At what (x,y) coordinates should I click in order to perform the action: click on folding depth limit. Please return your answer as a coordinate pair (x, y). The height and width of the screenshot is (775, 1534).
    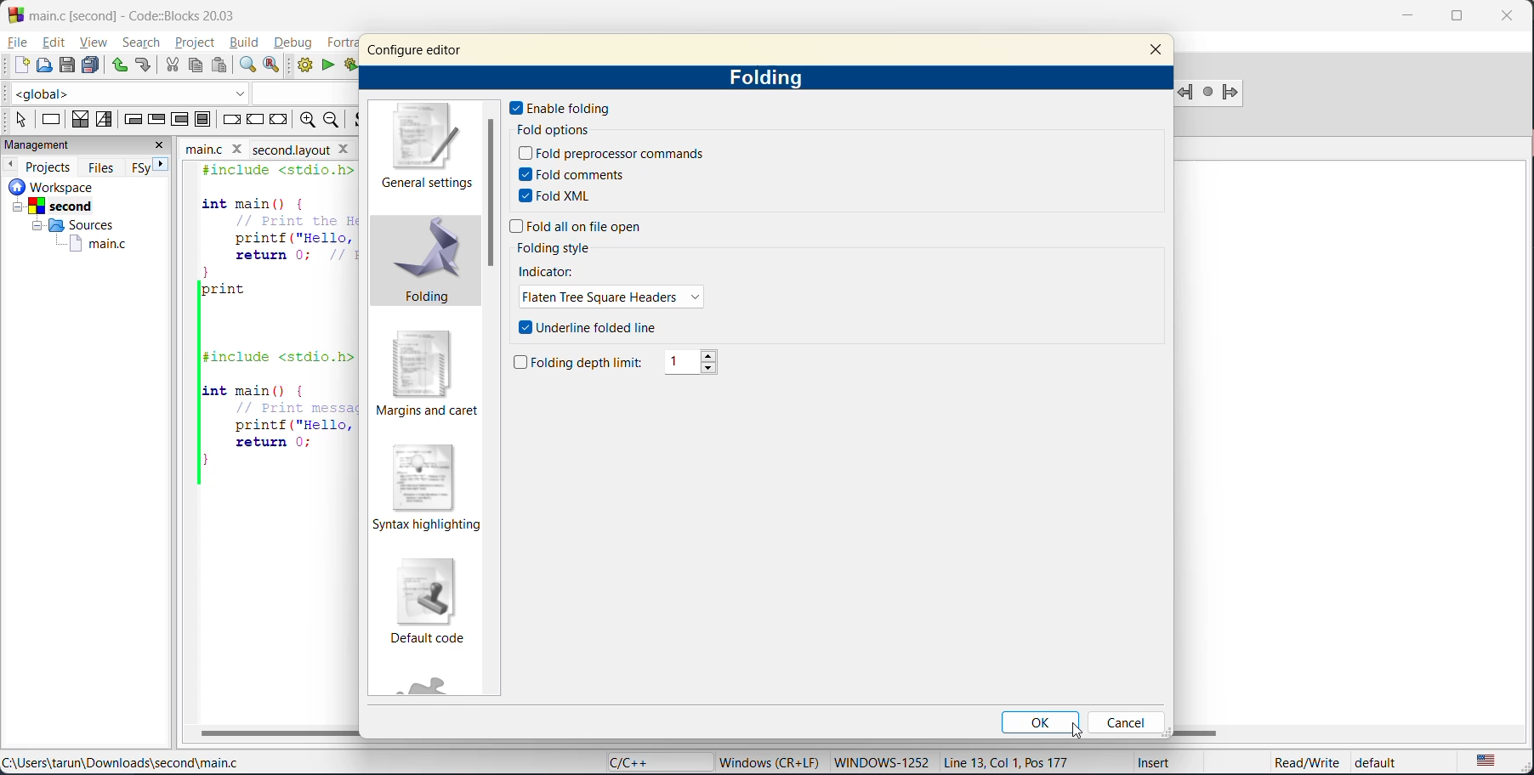
    Looking at the image, I should click on (580, 364).